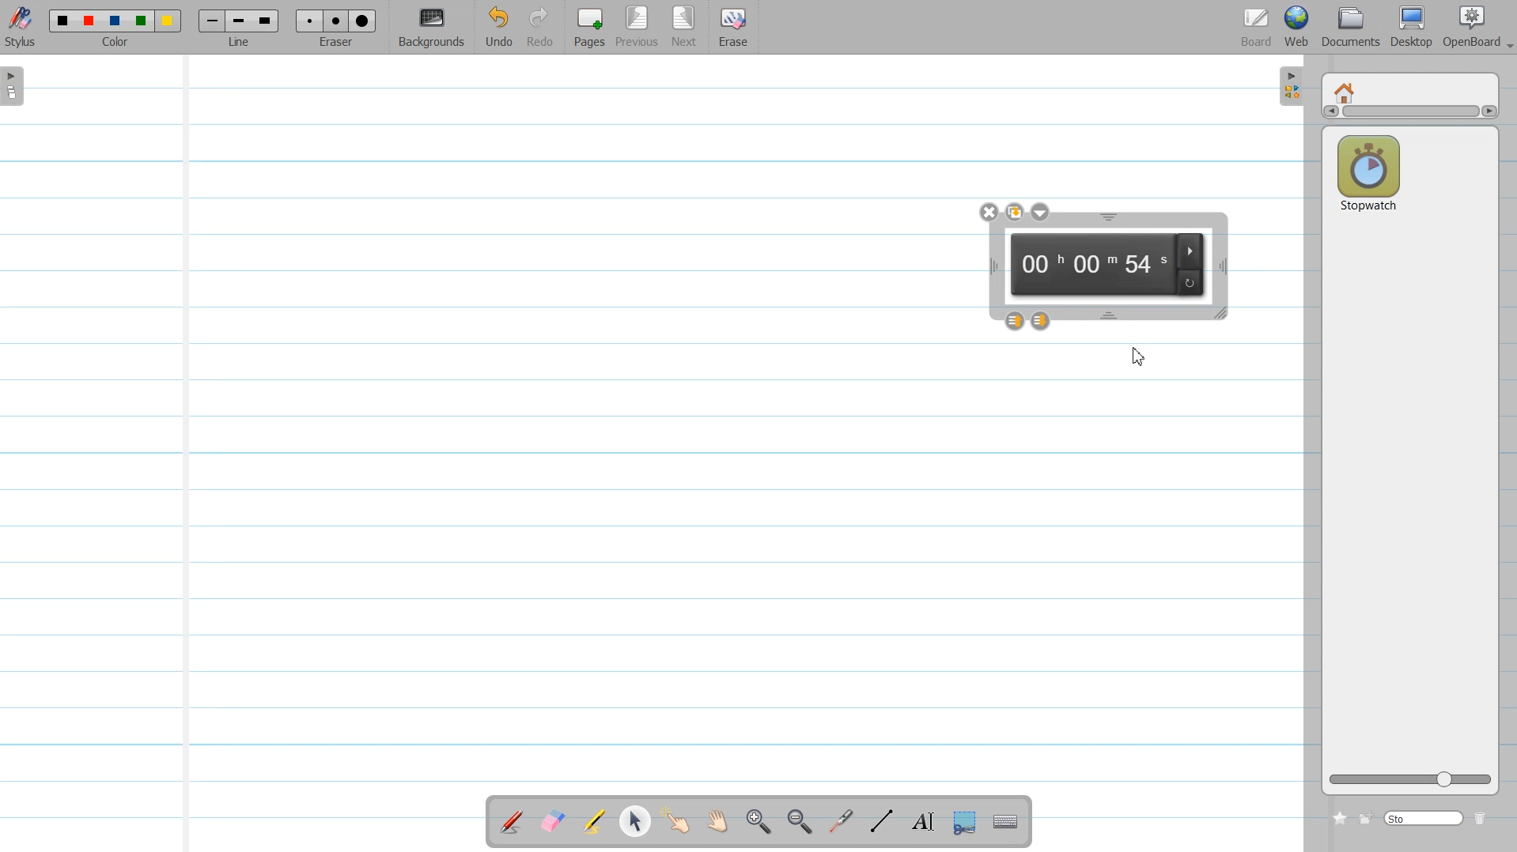 This screenshot has width=1517, height=852. Describe the element at coordinates (1093, 266) in the screenshot. I see `00` at that location.